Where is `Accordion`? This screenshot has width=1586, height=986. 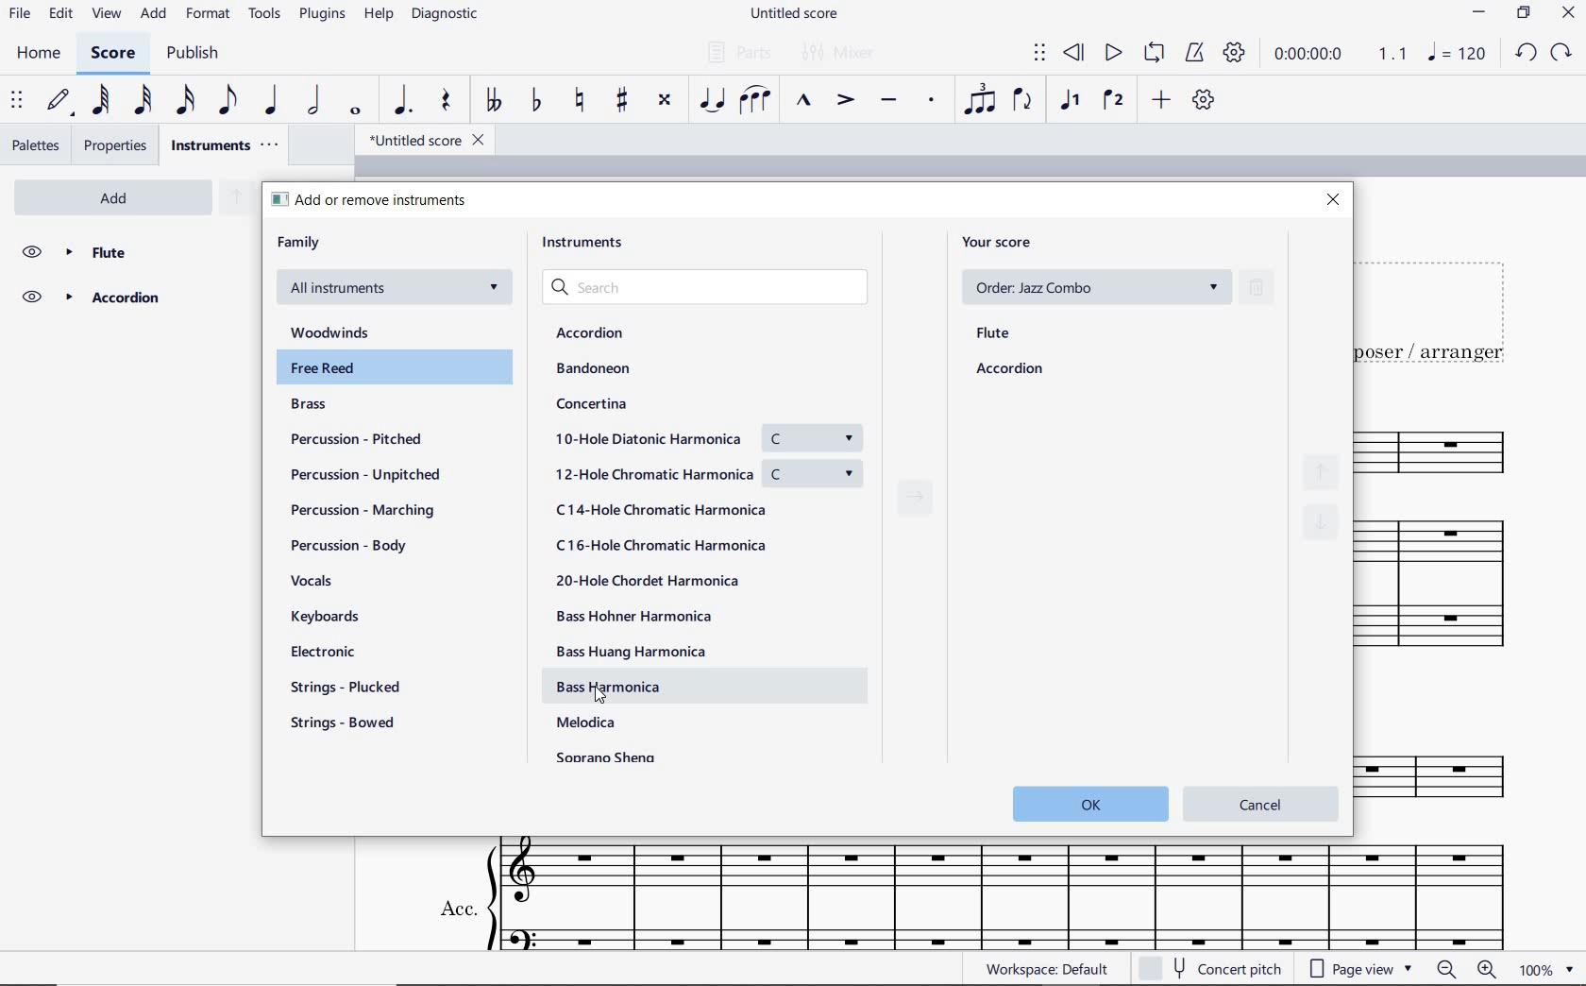
Accordion is located at coordinates (592, 333).